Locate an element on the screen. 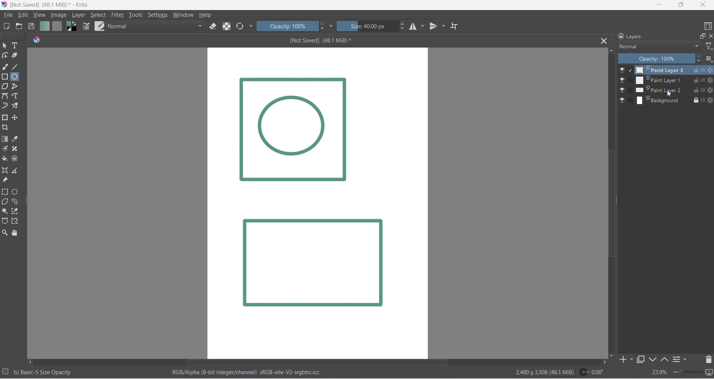 Image resolution: width=714 pixels, height=379 pixels. background is located at coordinates (658, 100).